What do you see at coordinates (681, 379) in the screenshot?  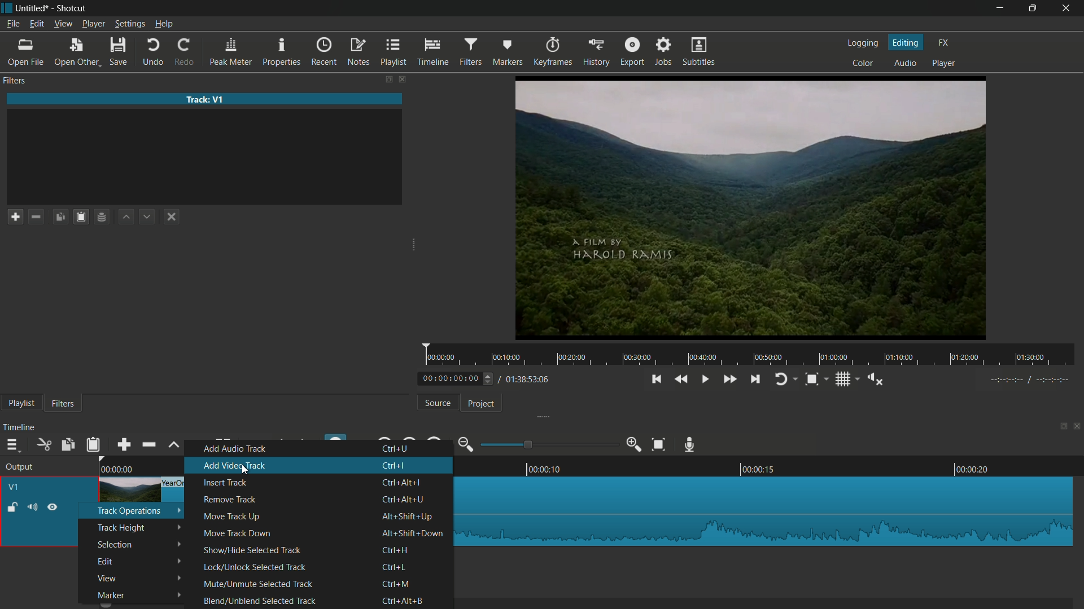 I see `quickly play backward` at bounding box center [681, 379].